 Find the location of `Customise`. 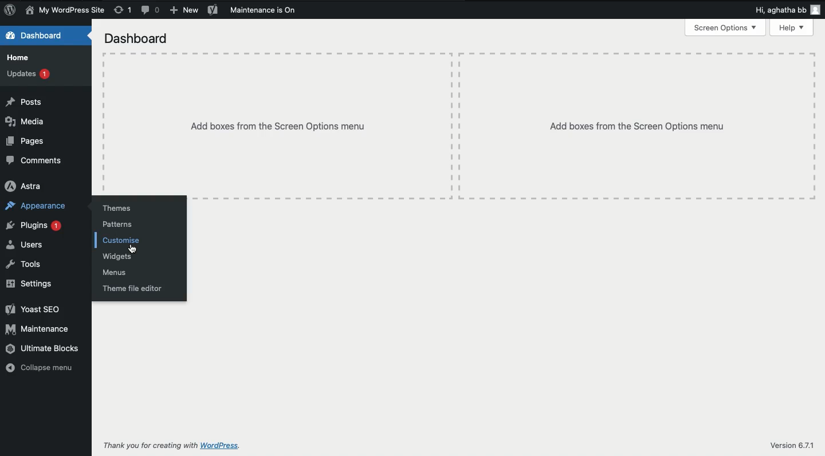

Customise is located at coordinates (121, 239).